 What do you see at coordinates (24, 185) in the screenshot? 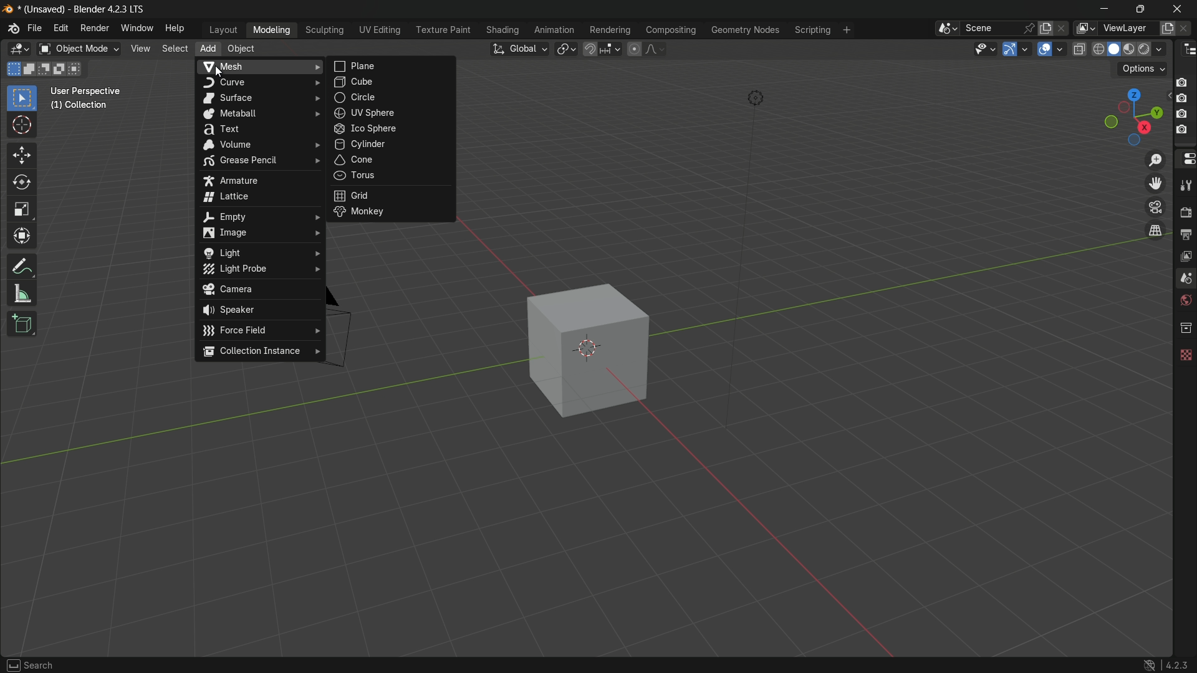
I see `rotate` at bounding box center [24, 185].